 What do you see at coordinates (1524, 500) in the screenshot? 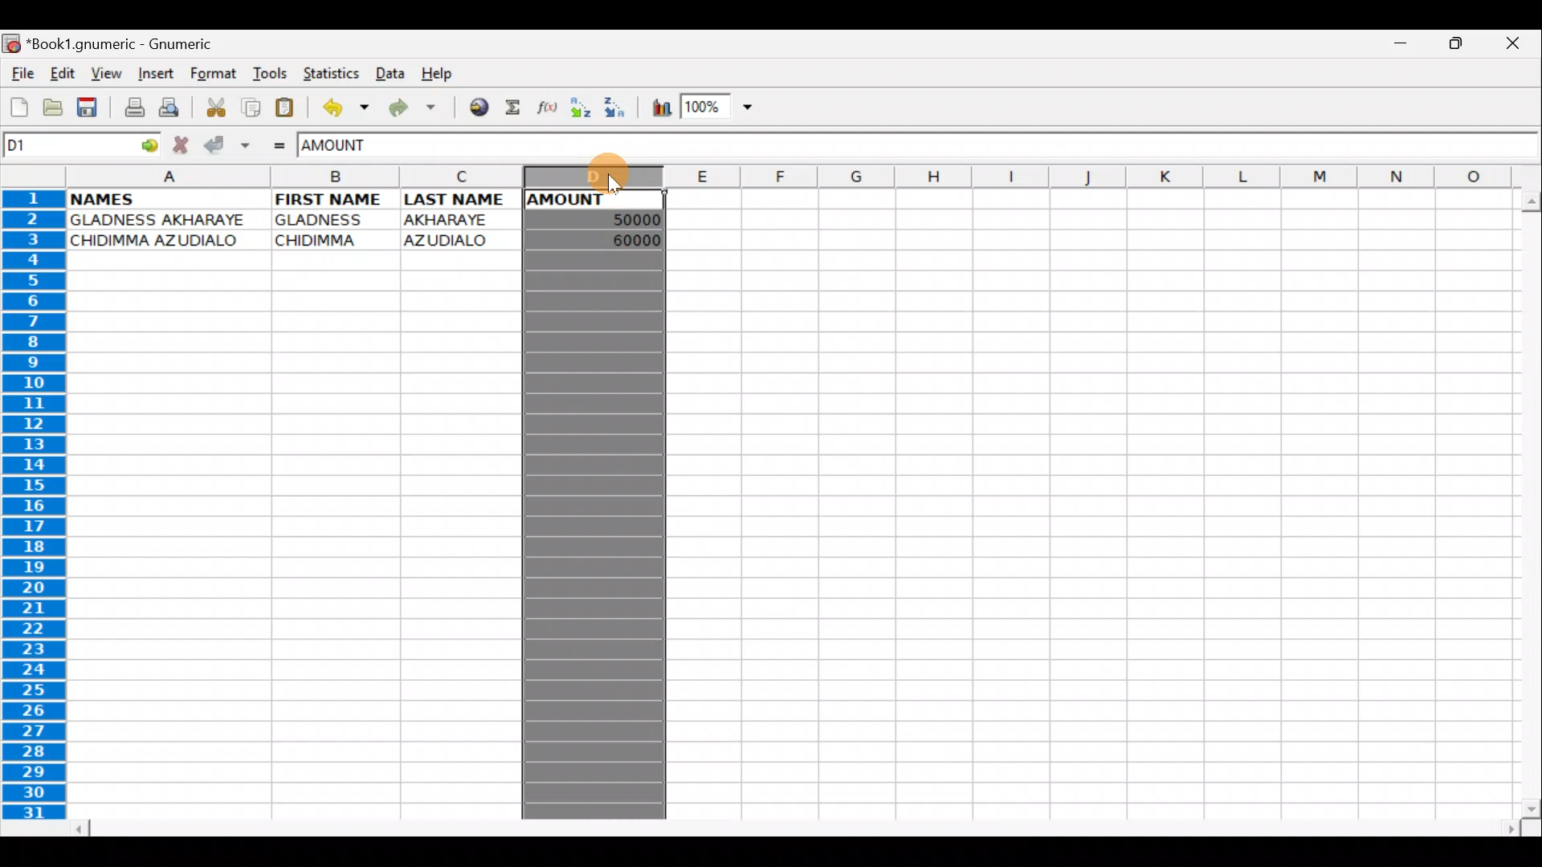
I see `Scroll bar` at bounding box center [1524, 500].